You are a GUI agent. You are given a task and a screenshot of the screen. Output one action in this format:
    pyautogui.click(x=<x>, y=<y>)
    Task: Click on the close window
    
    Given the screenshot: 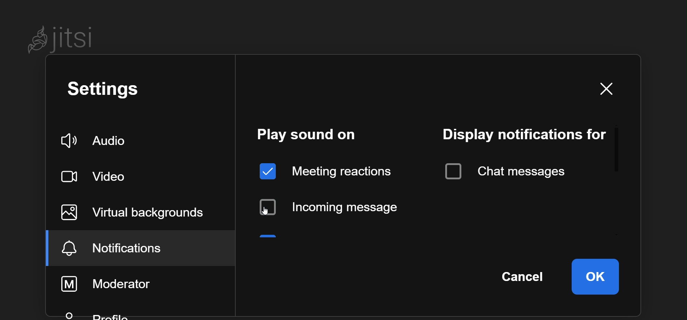 What is the action you would take?
    pyautogui.click(x=603, y=89)
    